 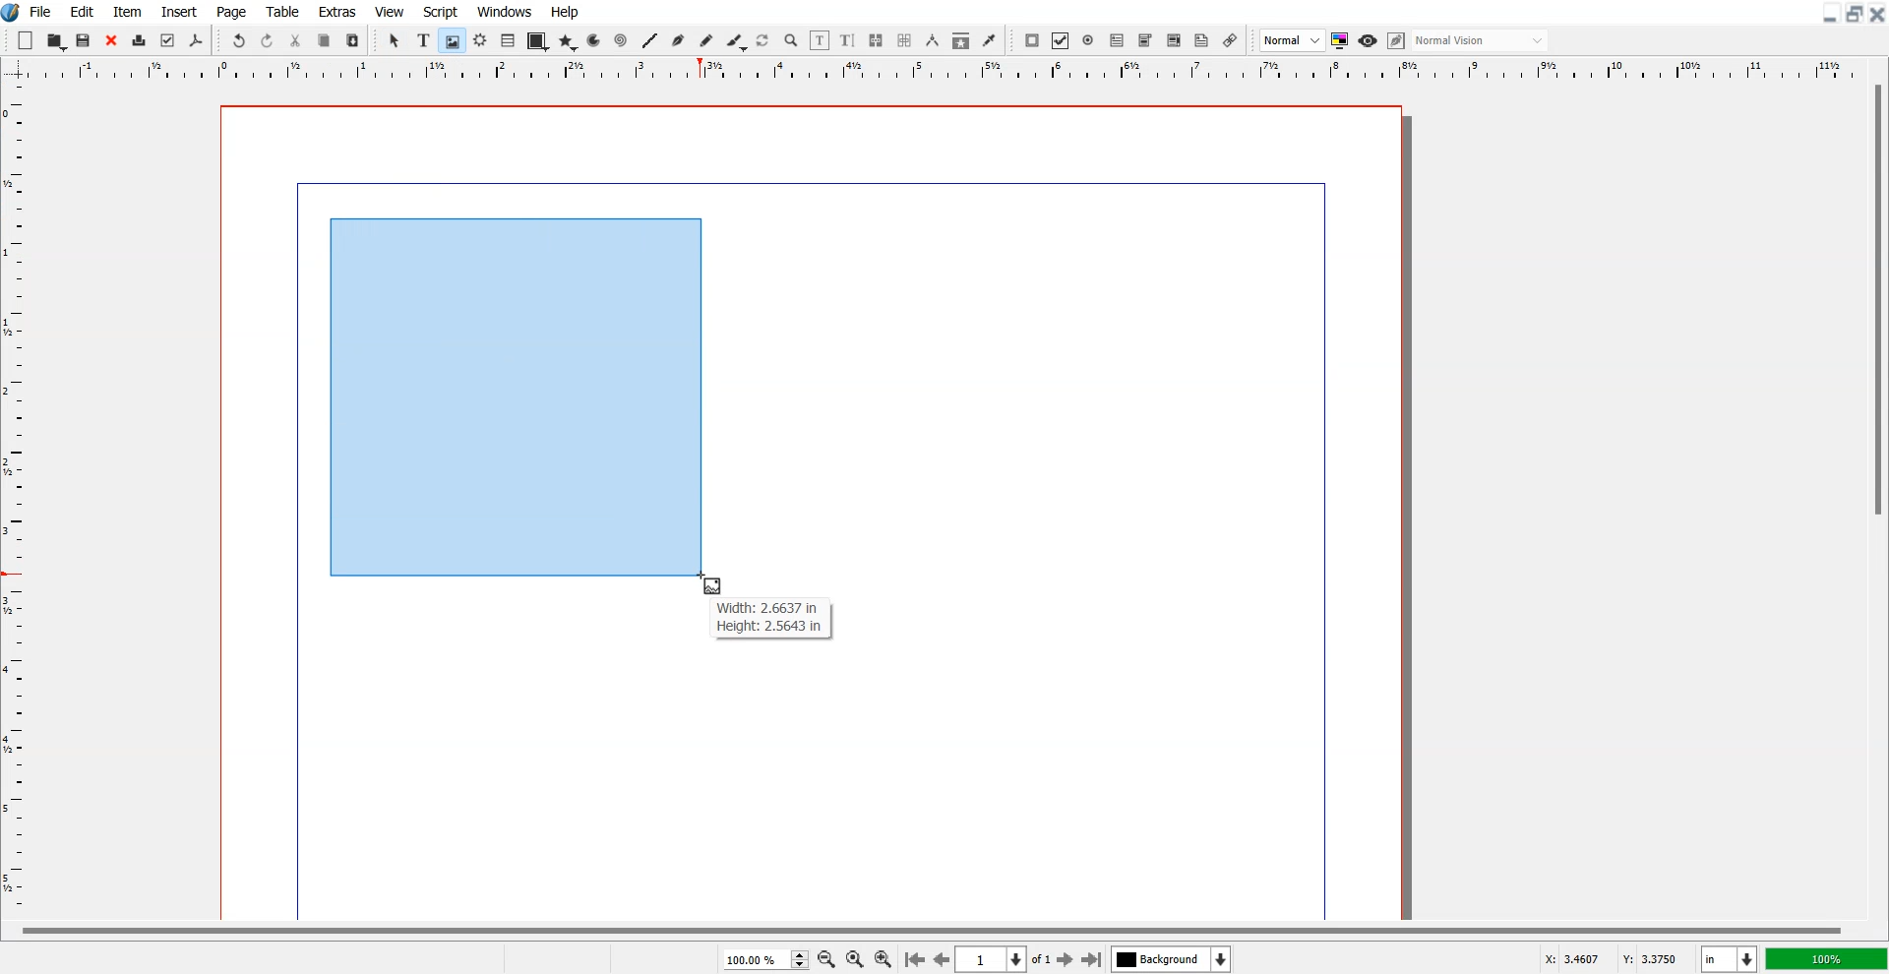 I want to click on Edit, so click(x=82, y=11).